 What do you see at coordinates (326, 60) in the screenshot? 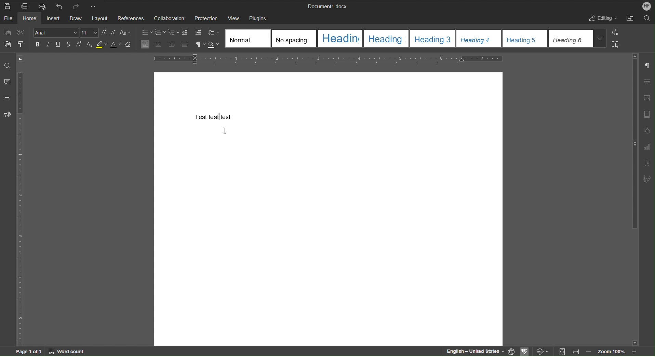
I see `Horizontal Ruler` at bounding box center [326, 60].